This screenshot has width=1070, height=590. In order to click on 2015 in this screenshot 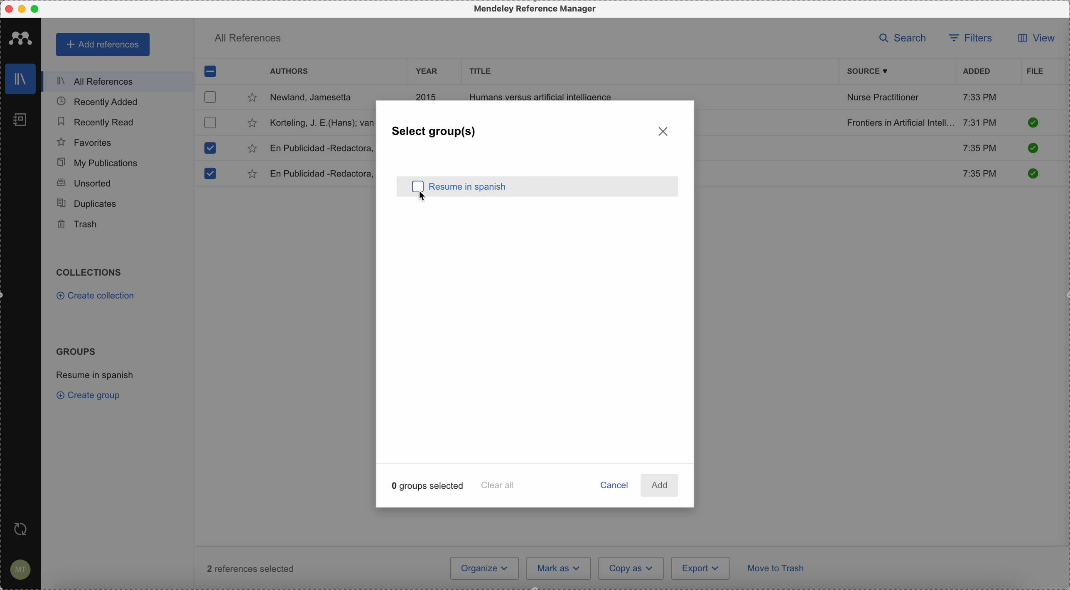, I will do `click(428, 95)`.